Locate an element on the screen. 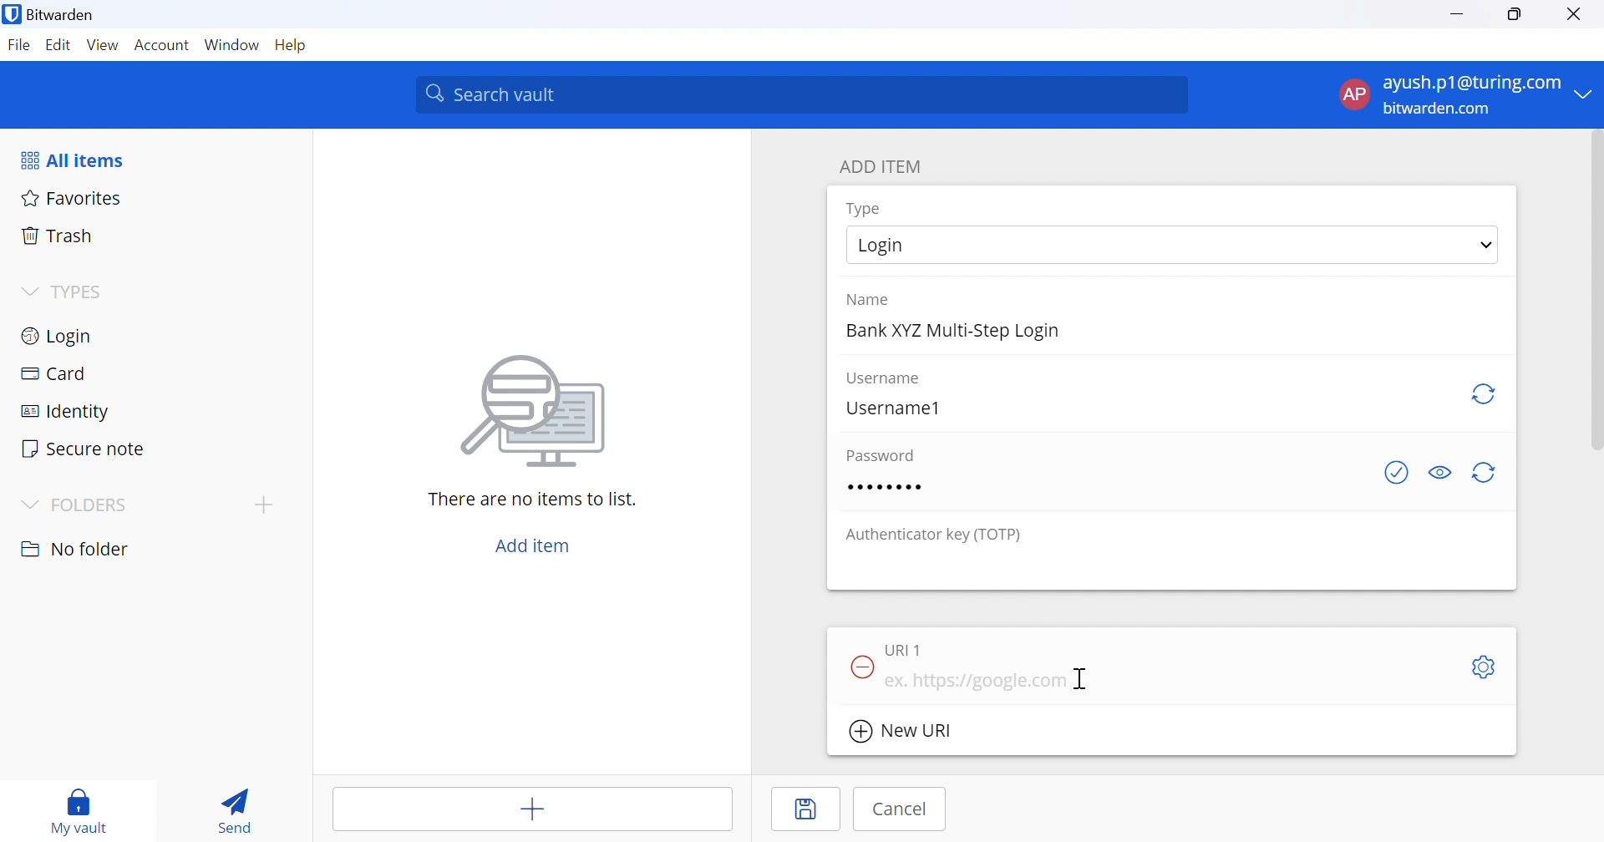 This screenshot has width=1604, height=842. my vault is located at coordinates (84, 810).